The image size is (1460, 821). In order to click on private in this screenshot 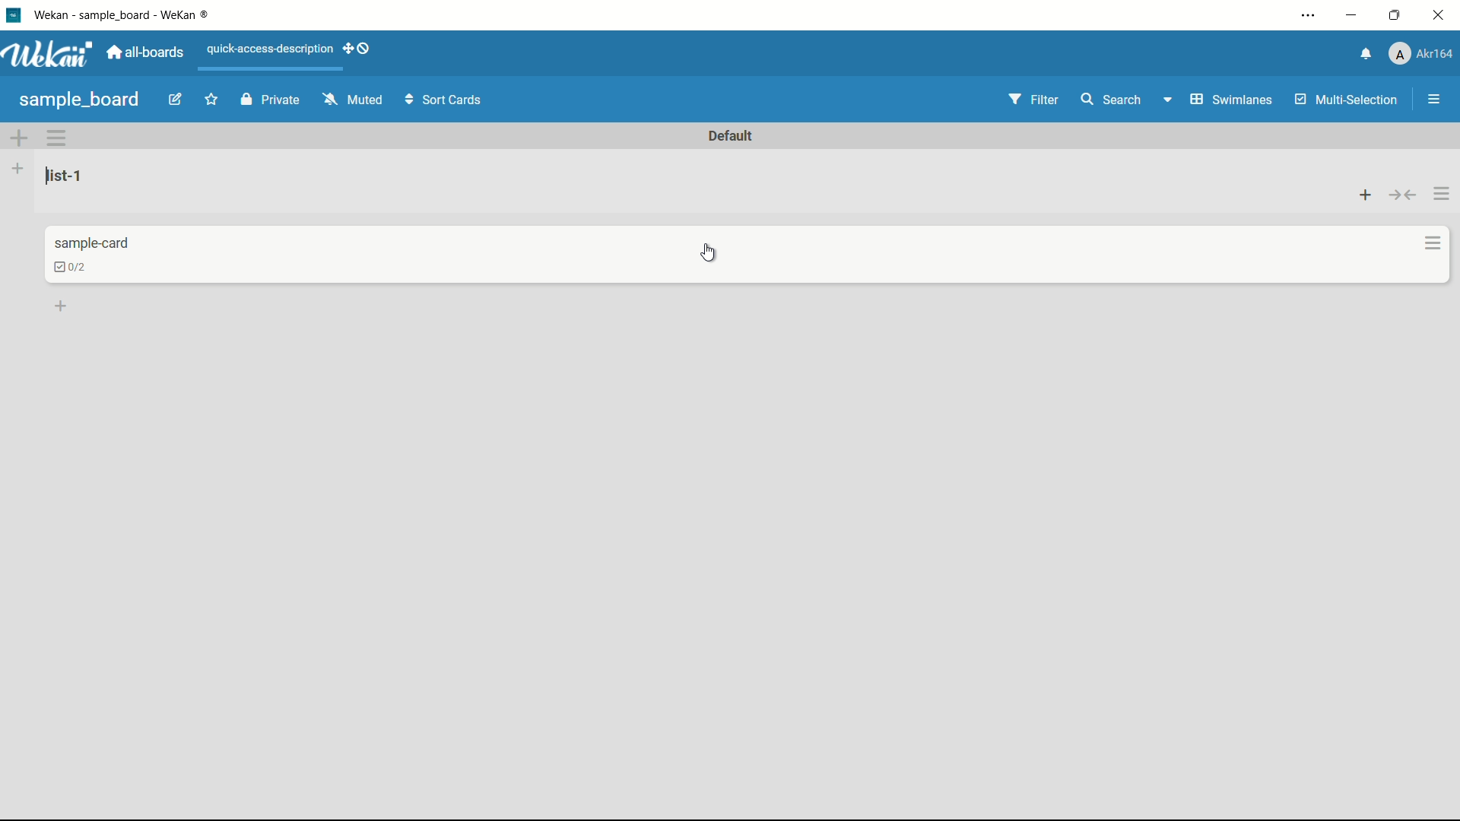, I will do `click(270, 100)`.